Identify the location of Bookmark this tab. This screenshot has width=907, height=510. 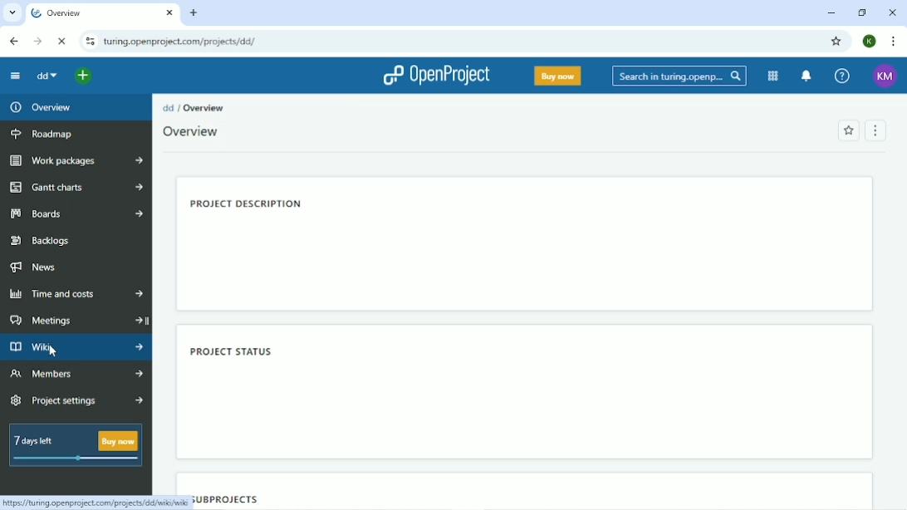
(838, 42).